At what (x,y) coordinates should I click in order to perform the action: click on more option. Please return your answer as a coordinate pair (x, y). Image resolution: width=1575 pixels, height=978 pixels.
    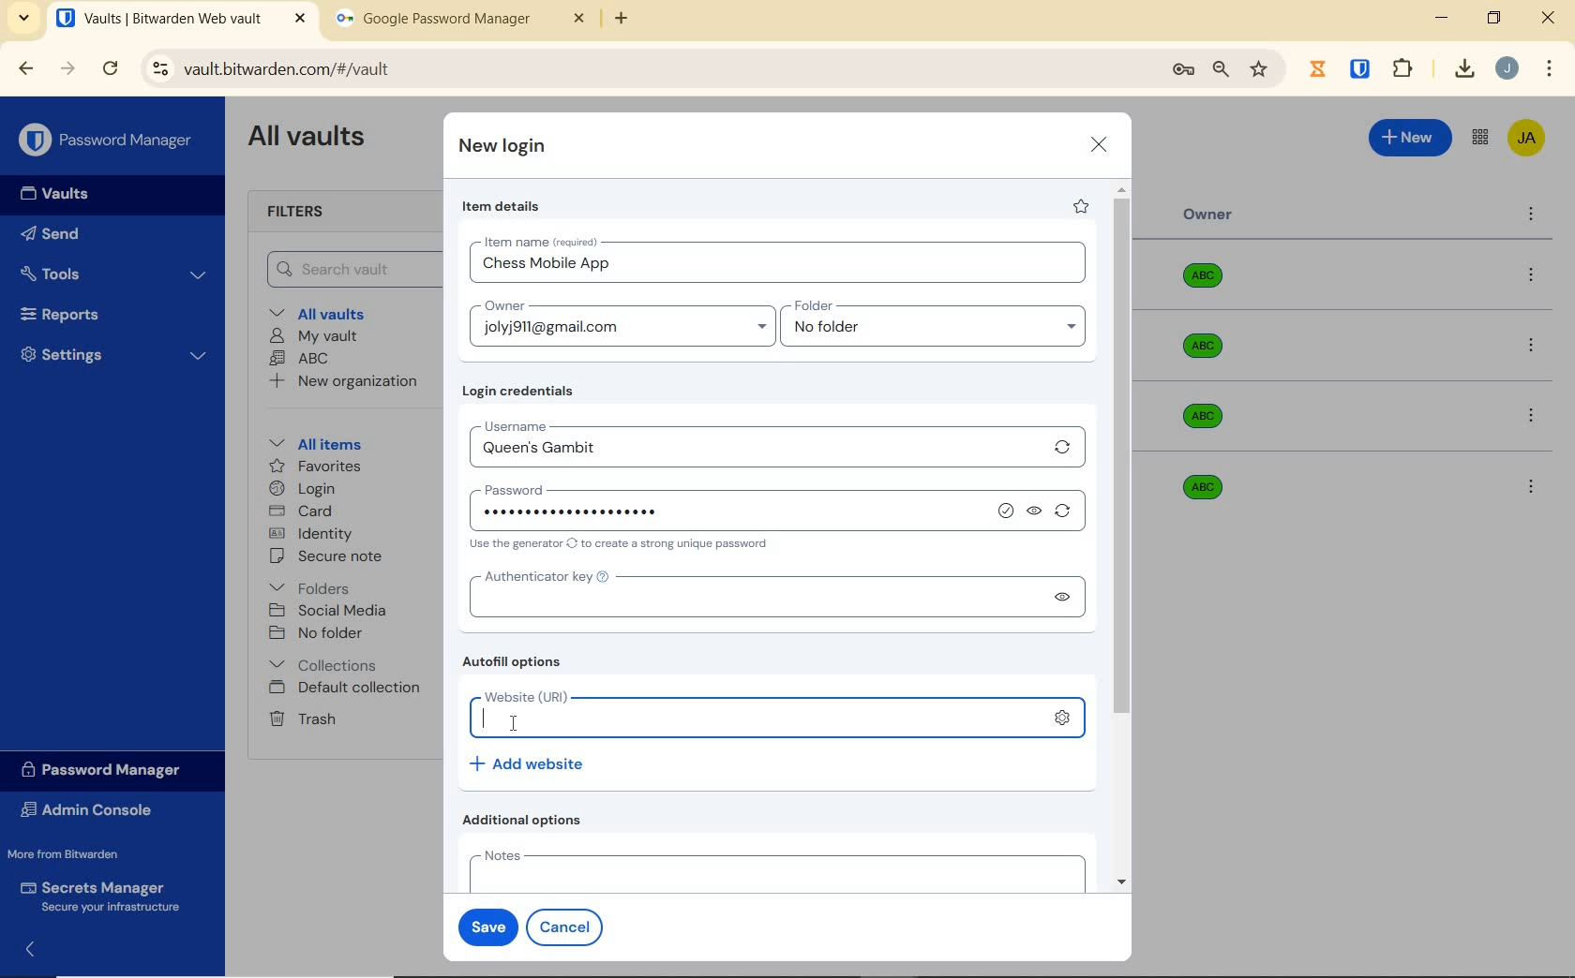
    Looking at the image, I should click on (1532, 215).